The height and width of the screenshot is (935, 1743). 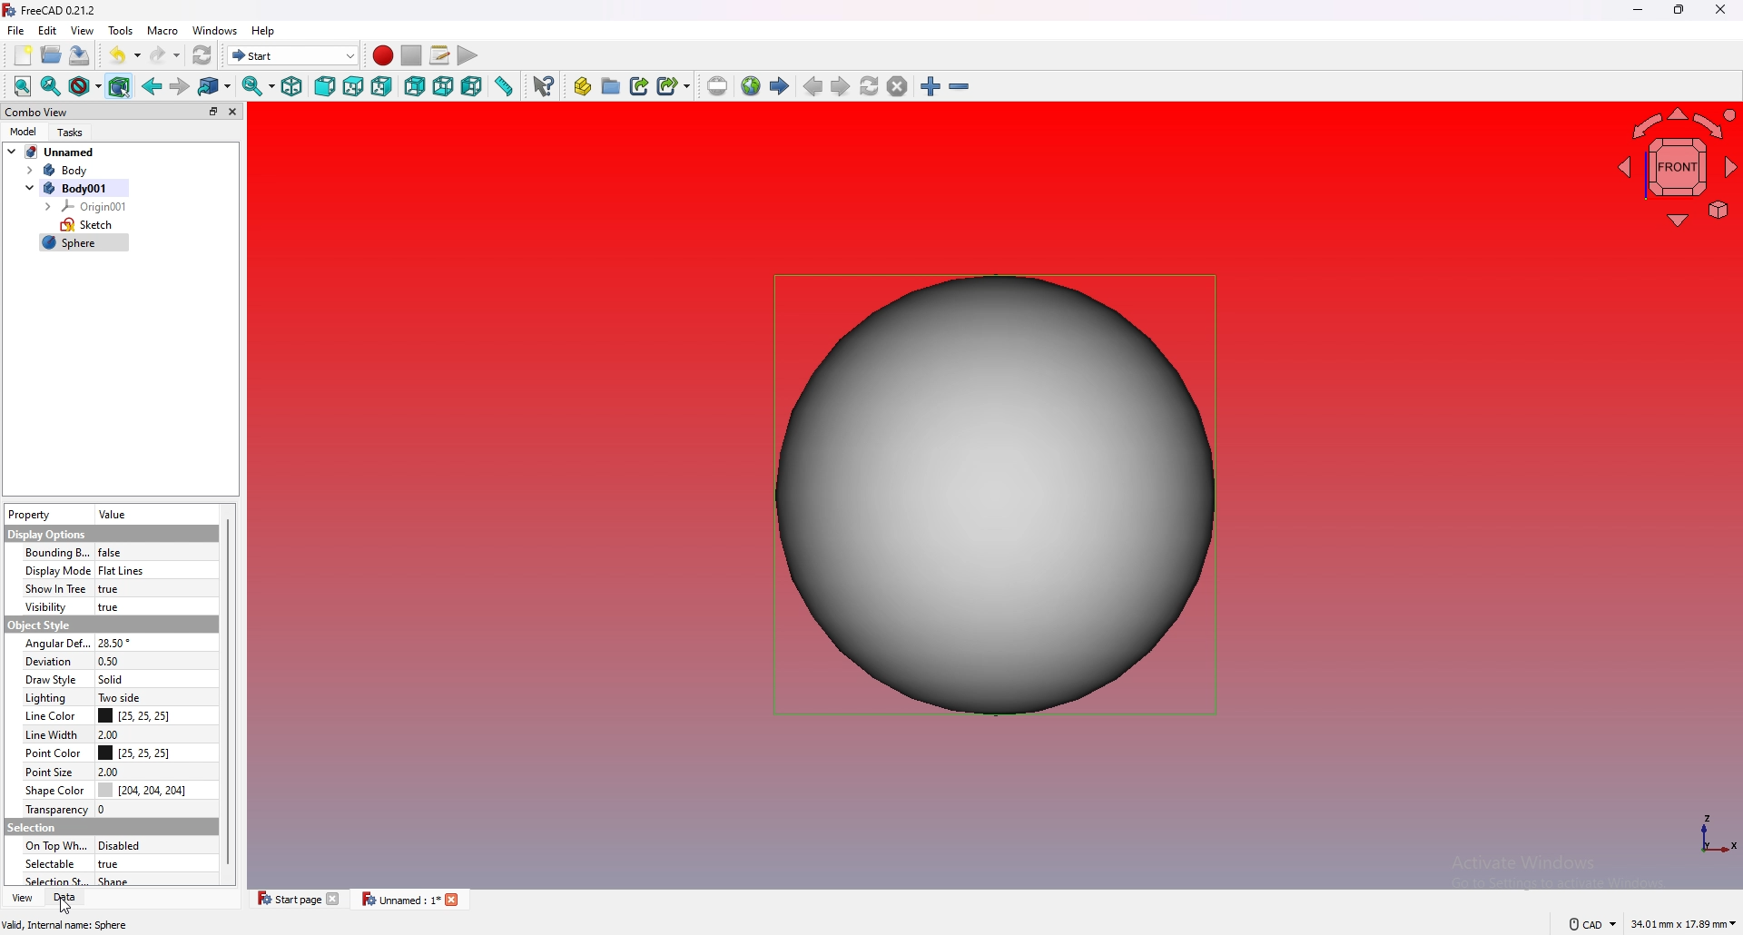 What do you see at coordinates (468, 55) in the screenshot?
I see `execute macro` at bounding box center [468, 55].